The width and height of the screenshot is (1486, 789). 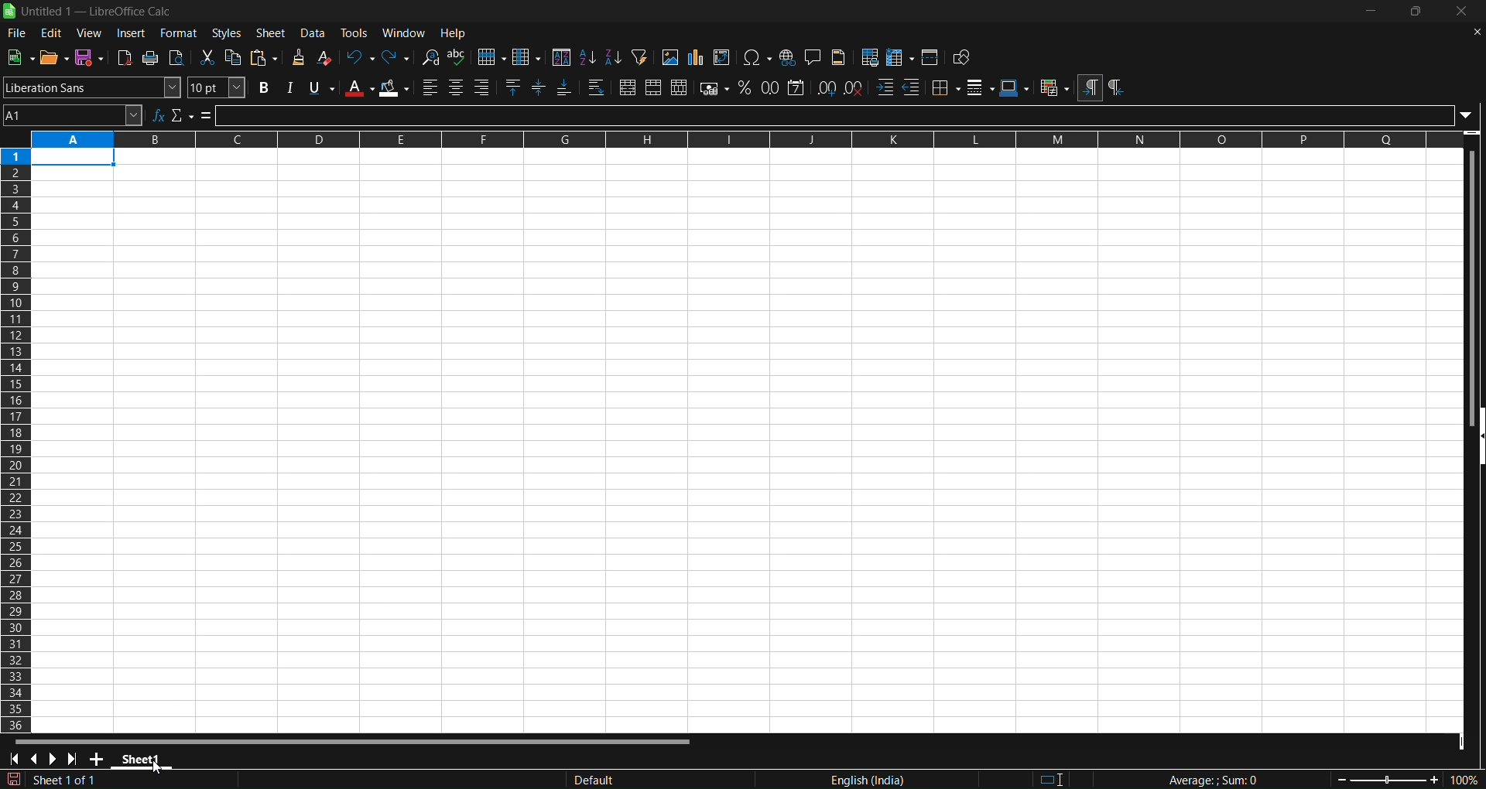 I want to click on new, so click(x=20, y=56).